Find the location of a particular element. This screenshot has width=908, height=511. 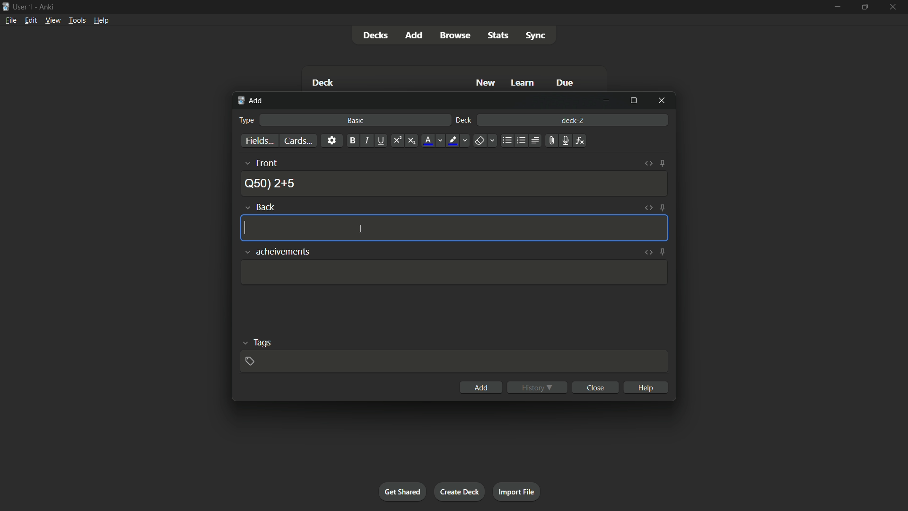

sync is located at coordinates (537, 36).